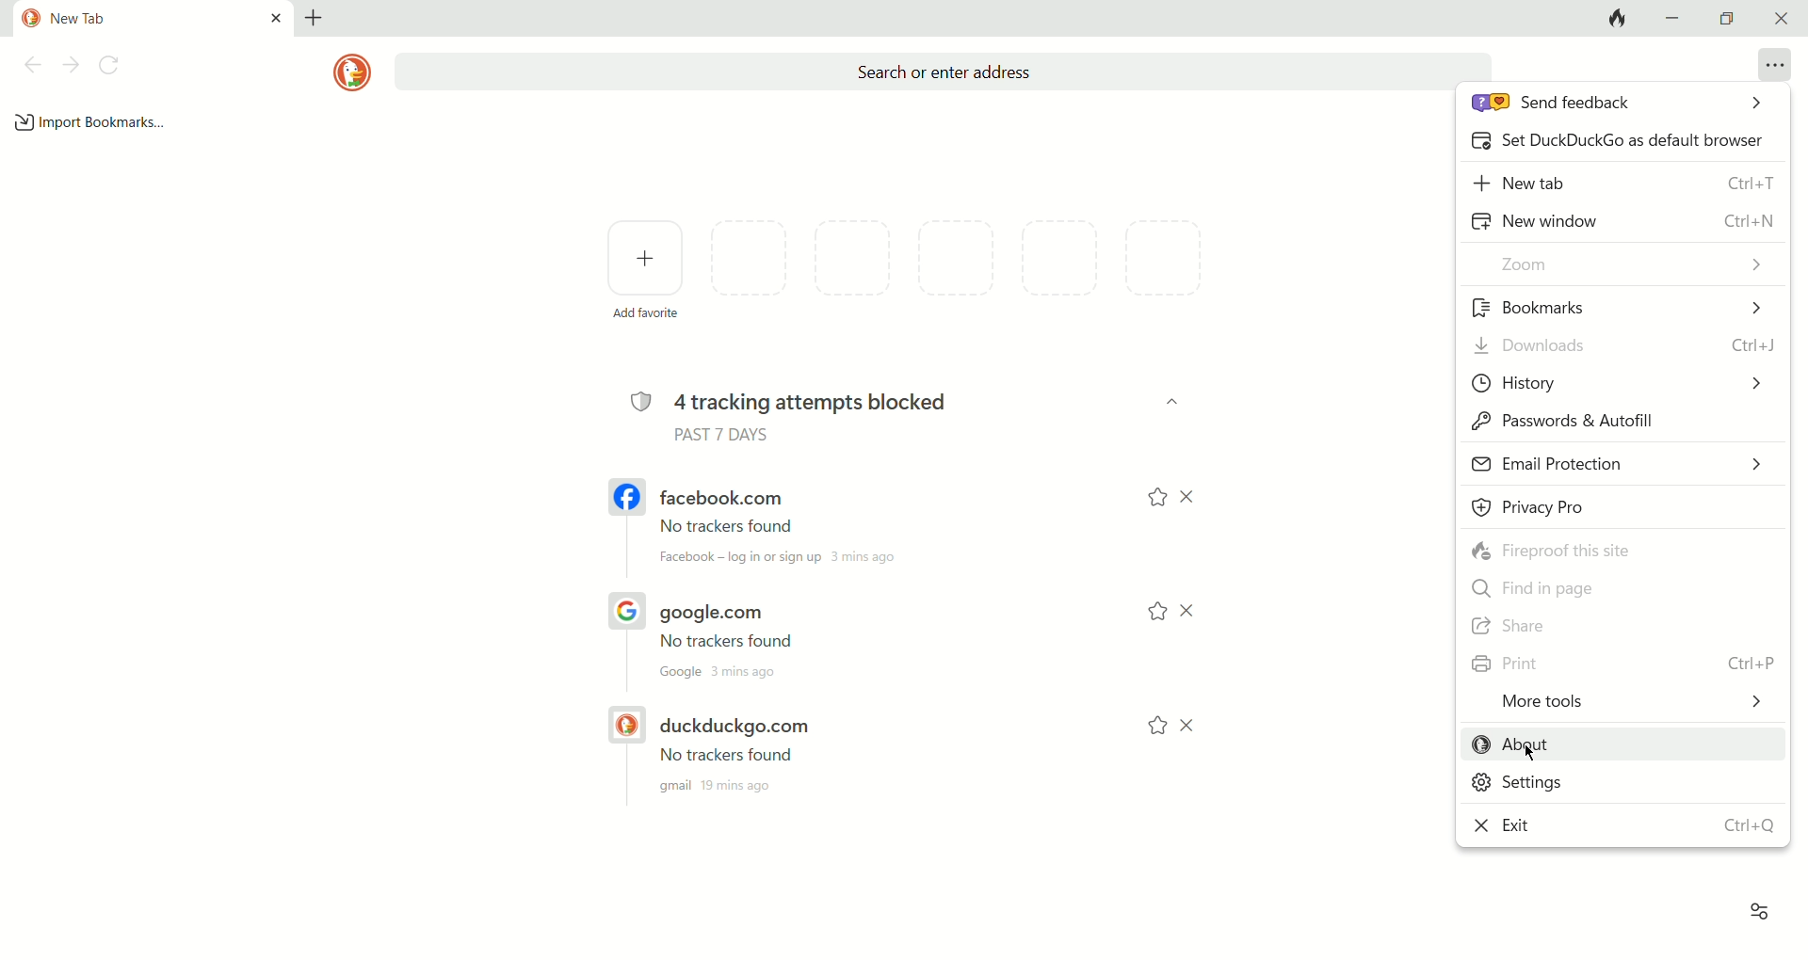 This screenshot has width=1808, height=960. What do you see at coordinates (724, 437) in the screenshot?
I see `PAST 7 DAYS` at bounding box center [724, 437].